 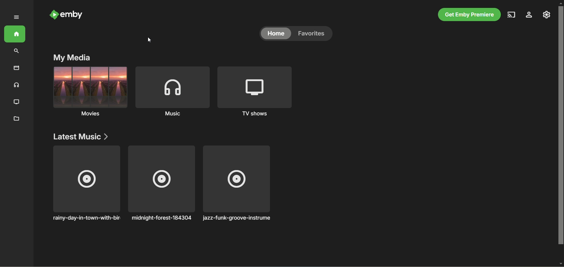 I want to click on emby, so click(x=68, y=15).